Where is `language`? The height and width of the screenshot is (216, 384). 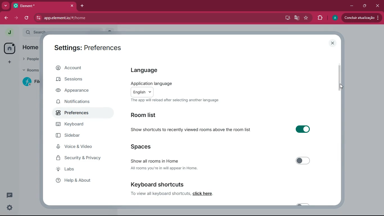 language is located at coordinates (148, 71).